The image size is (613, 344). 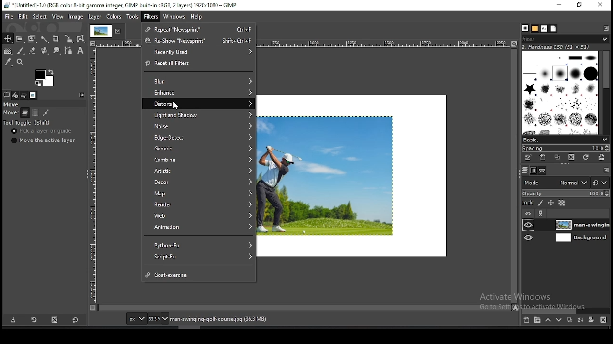 I want to click on restore, so click(x=580, y=5).